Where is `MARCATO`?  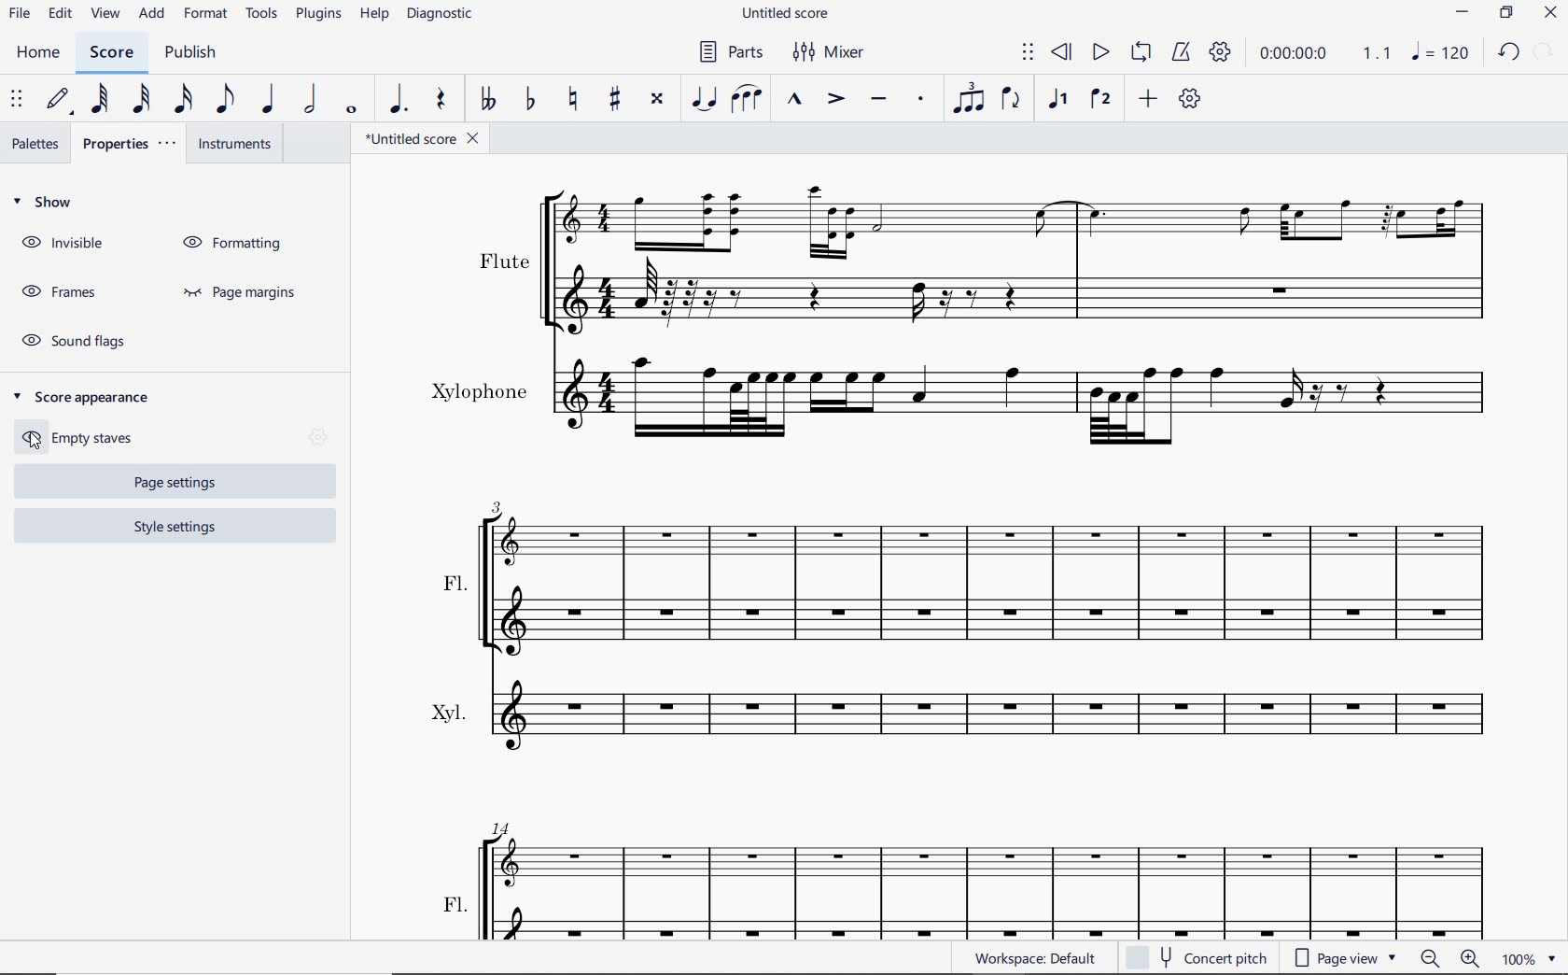 MARCATO is located at coordinates (795, 100).